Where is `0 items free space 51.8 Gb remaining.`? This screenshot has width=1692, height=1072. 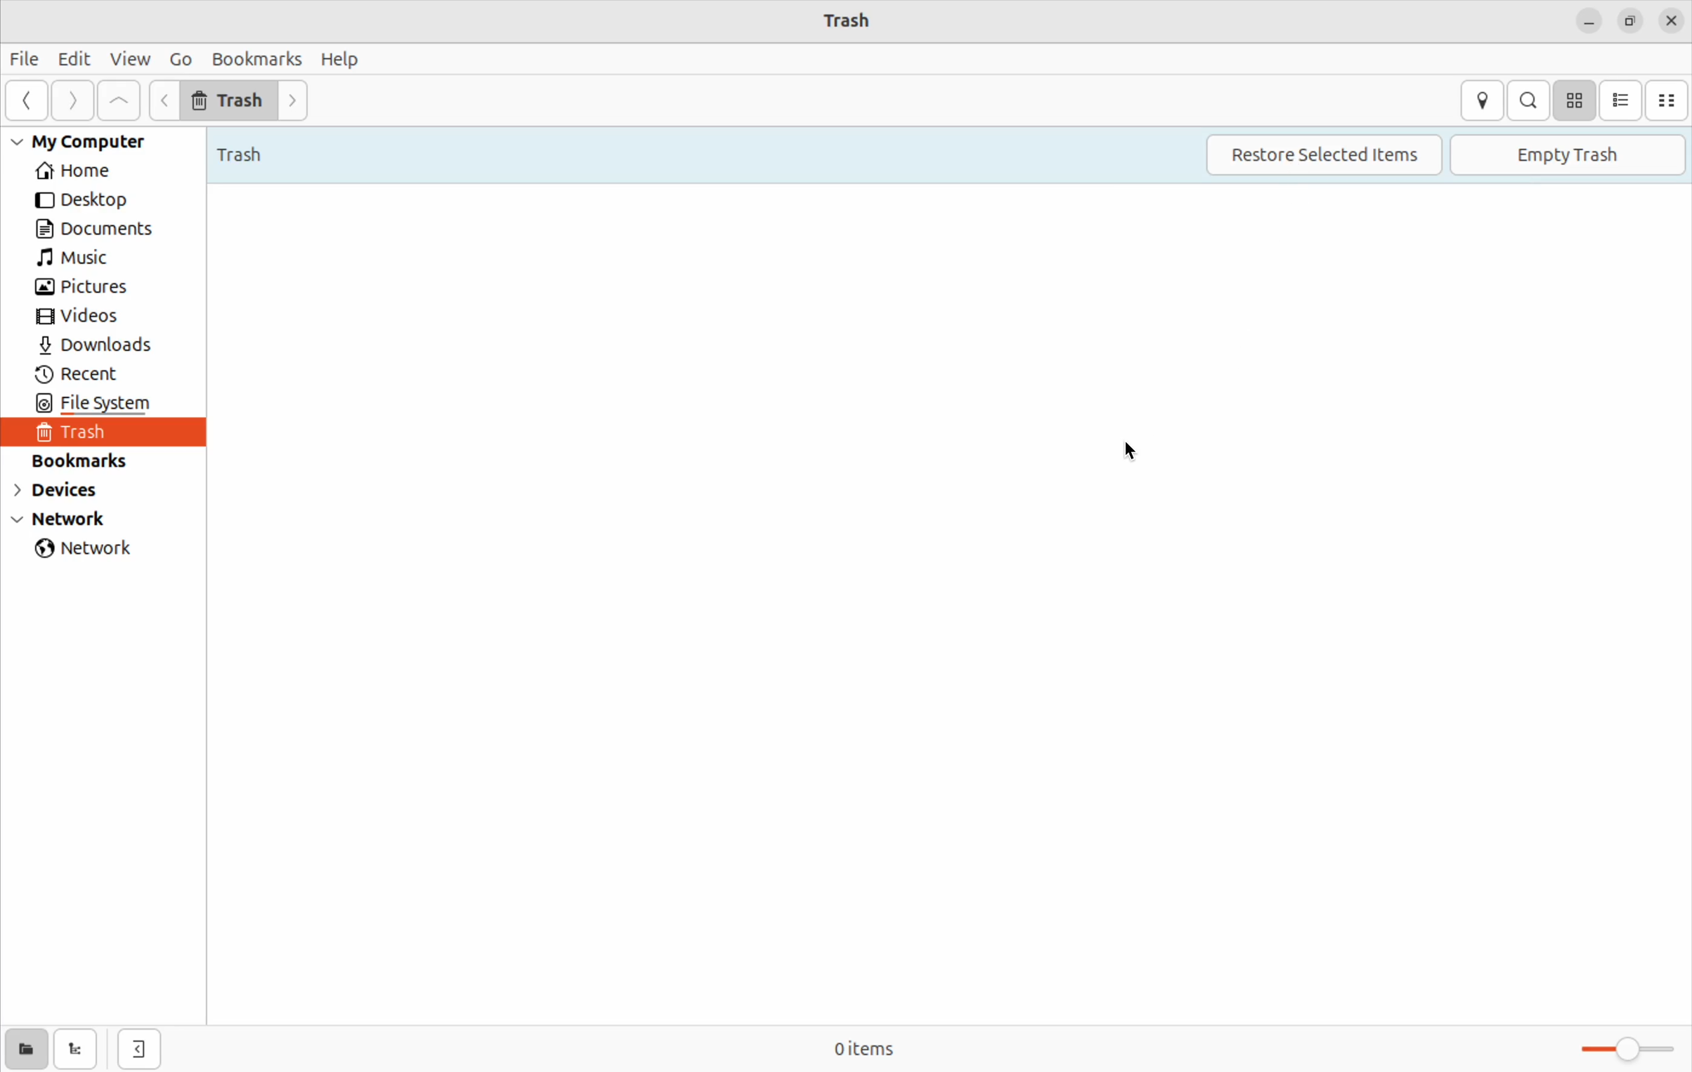 0 items free space 51.8 Gb remaining. is located at coordinates (854, 1048).